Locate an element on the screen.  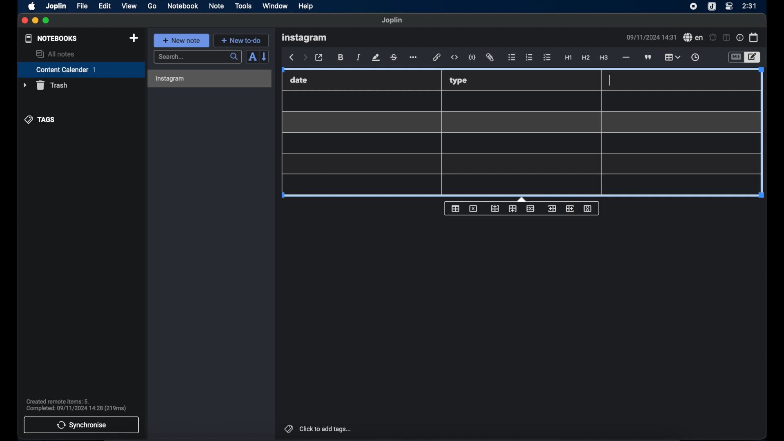
Joplin is located at coordinates (392, 20).